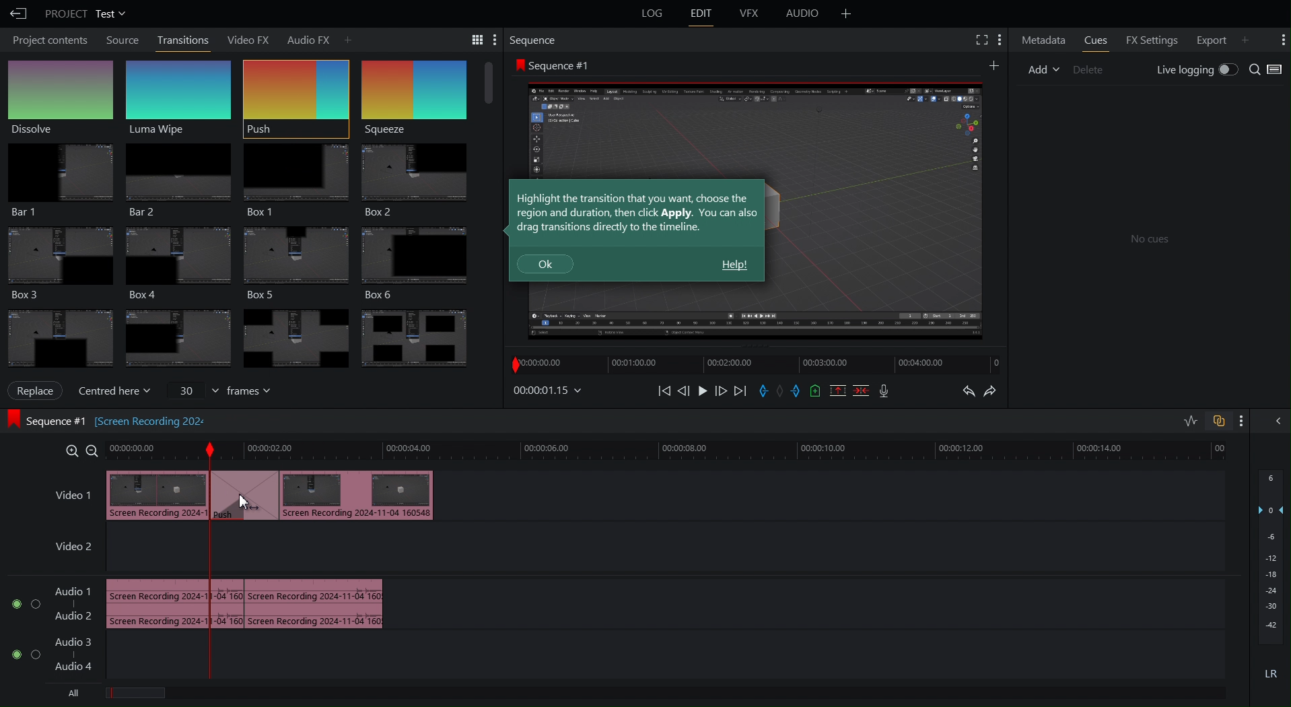 The image size is (1291, 707). I want to click on Logs, so click(645, 16).